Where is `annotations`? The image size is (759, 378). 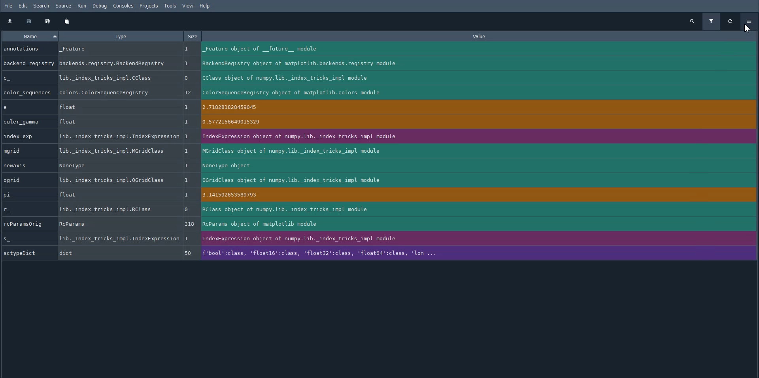 annotations is located at coordinates (27, 49).